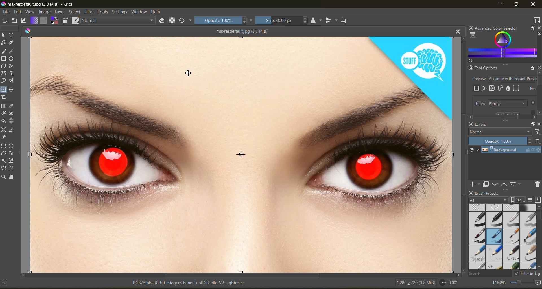  What do you see at coordinates (224, 21) in the screenshot?
I see `opacity` at bounding box center [224, 21].